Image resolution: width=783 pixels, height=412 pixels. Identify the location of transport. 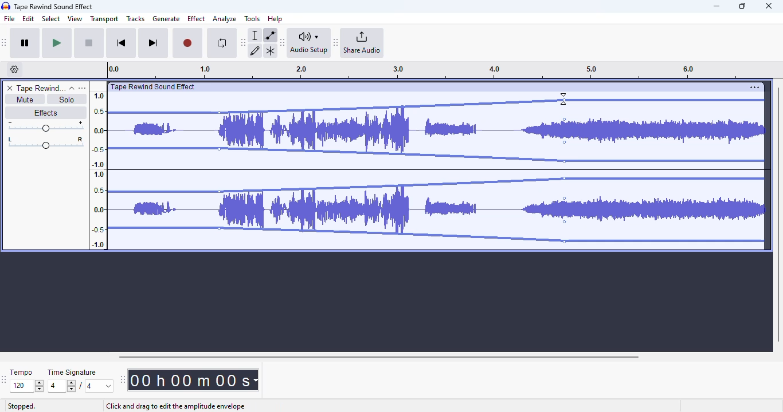
(105, 19).